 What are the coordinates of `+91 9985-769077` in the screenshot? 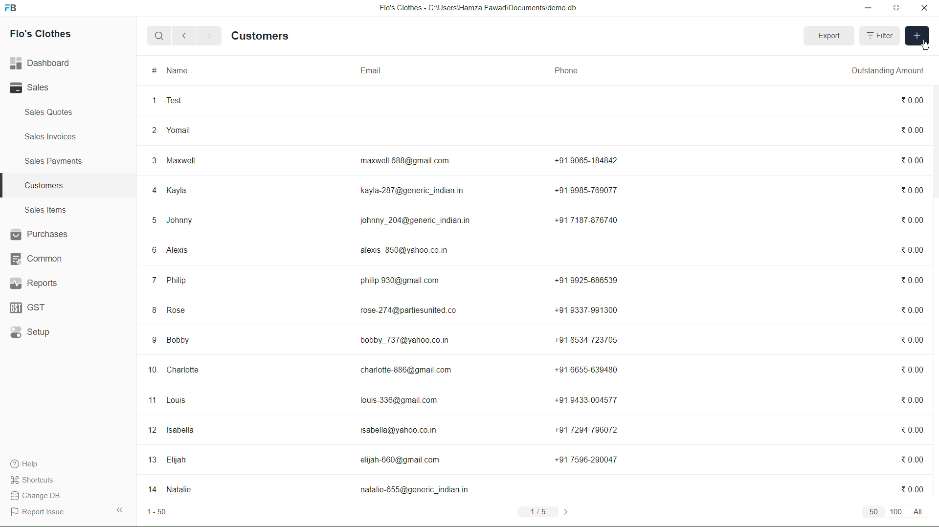 It's located at (586, 190).